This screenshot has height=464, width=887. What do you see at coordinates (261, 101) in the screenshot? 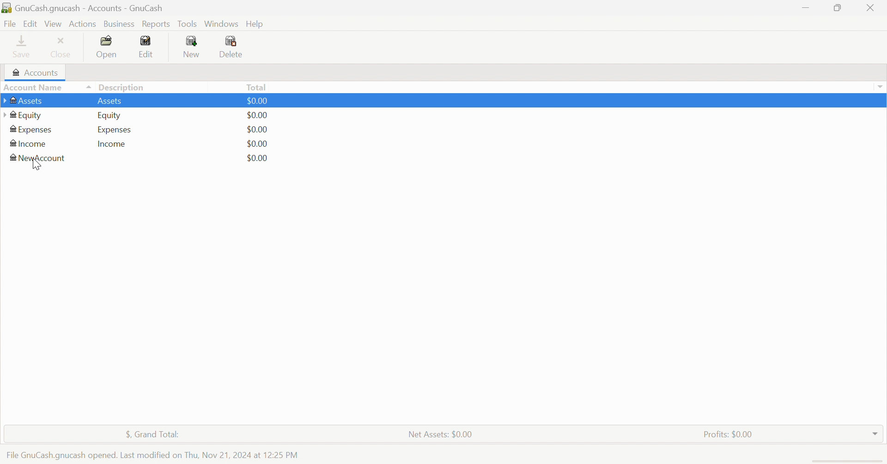
I see `$0.00` at bounding box center [261, 101].